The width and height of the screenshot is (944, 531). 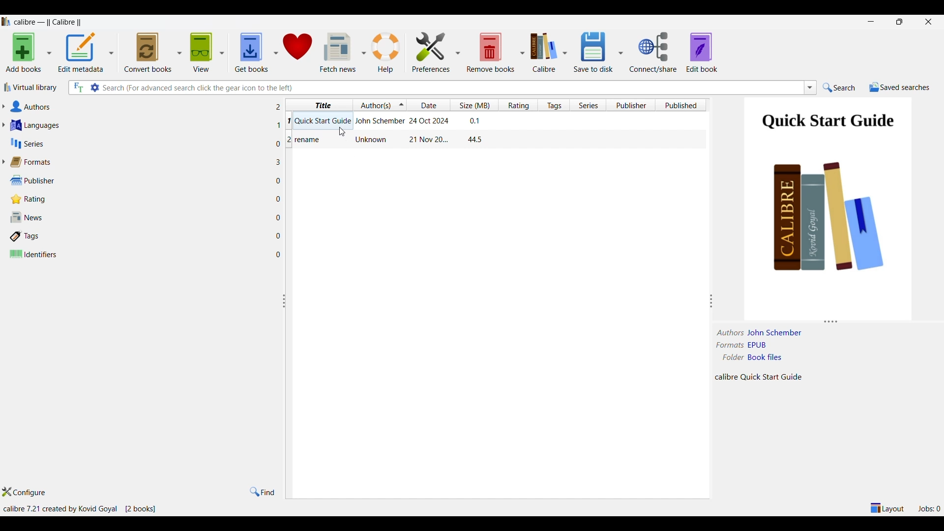 I want to click on Calibre options, so click(x=565, y=53).